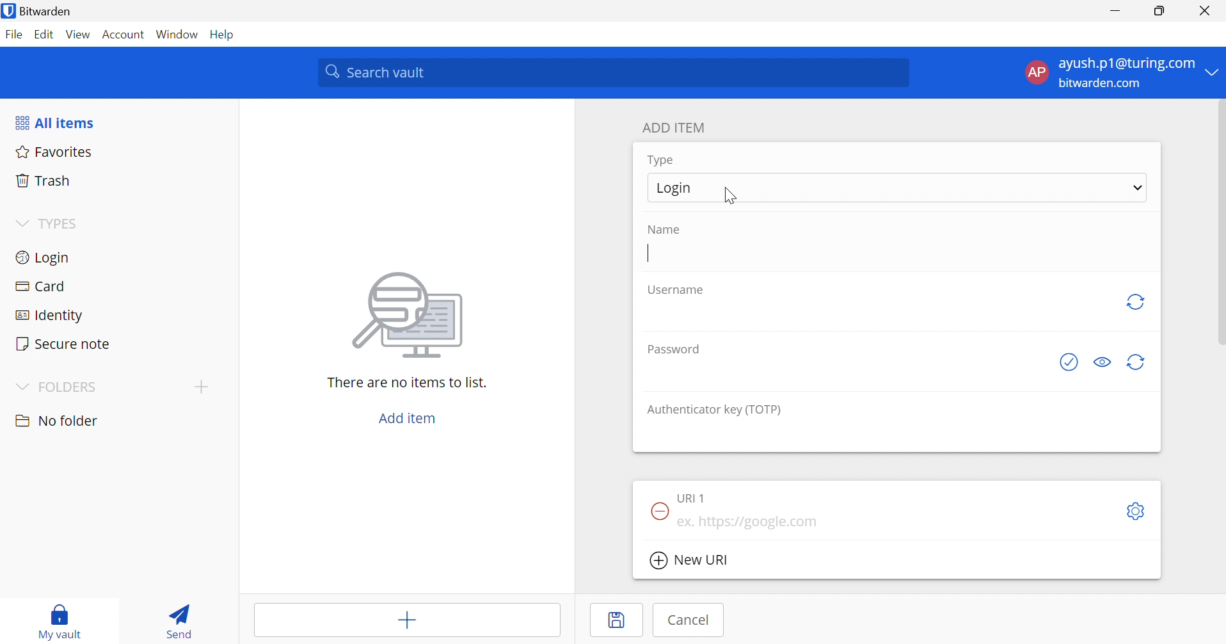 The height and width of the screenshot is (644, 1226). Describe the element at coordinates (752, 522) in the screenshot. I see `eg. https://google.com` at that location.